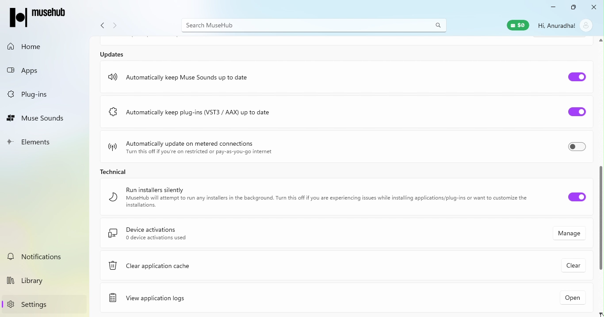  What do you see at coordinates (194, 298) in the screenshot?
I see `View application logs` at bounding box center [194, 298].